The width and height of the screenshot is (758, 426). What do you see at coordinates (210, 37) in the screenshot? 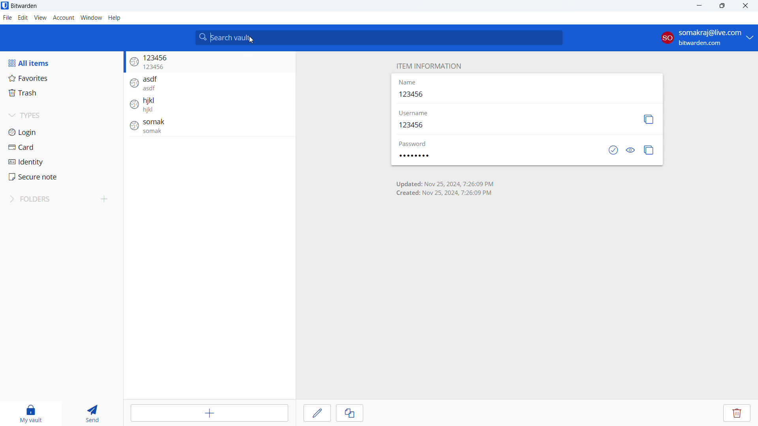
I see `typing started` at bounding box center [210, 37].